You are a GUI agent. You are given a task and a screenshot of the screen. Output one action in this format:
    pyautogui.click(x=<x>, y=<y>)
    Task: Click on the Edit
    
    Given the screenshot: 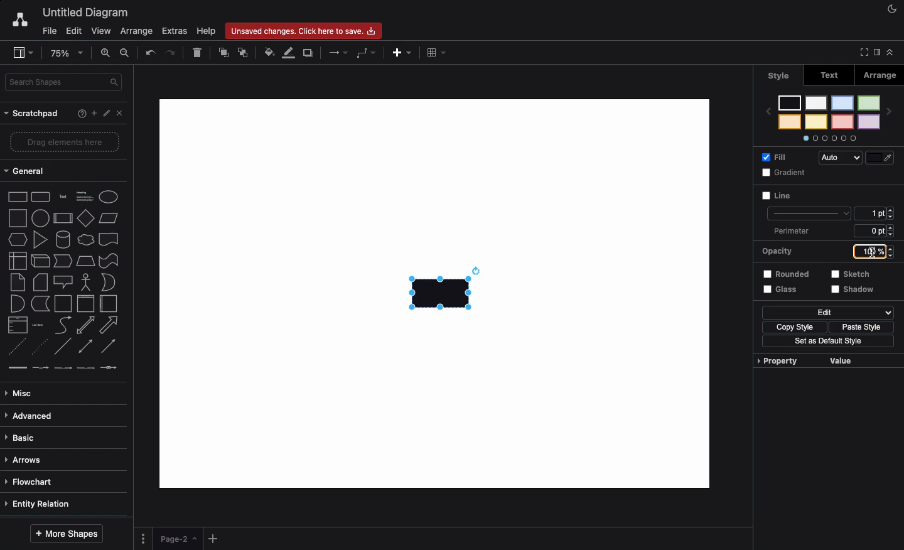 What is the action you would take?
    pyautogui.click(x=829, y=311)
    